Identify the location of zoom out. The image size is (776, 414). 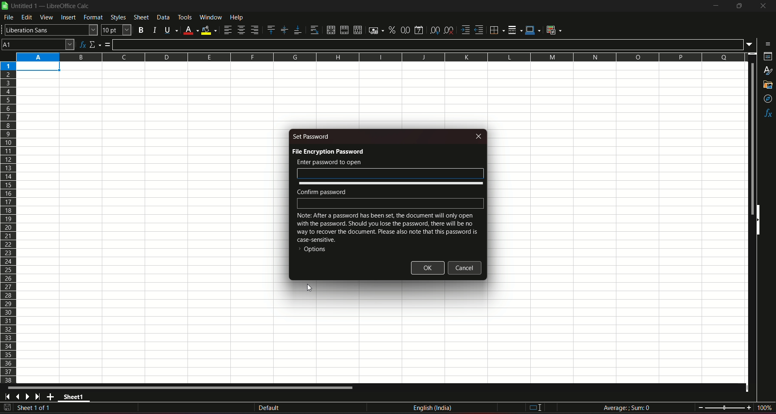
(700, 407).